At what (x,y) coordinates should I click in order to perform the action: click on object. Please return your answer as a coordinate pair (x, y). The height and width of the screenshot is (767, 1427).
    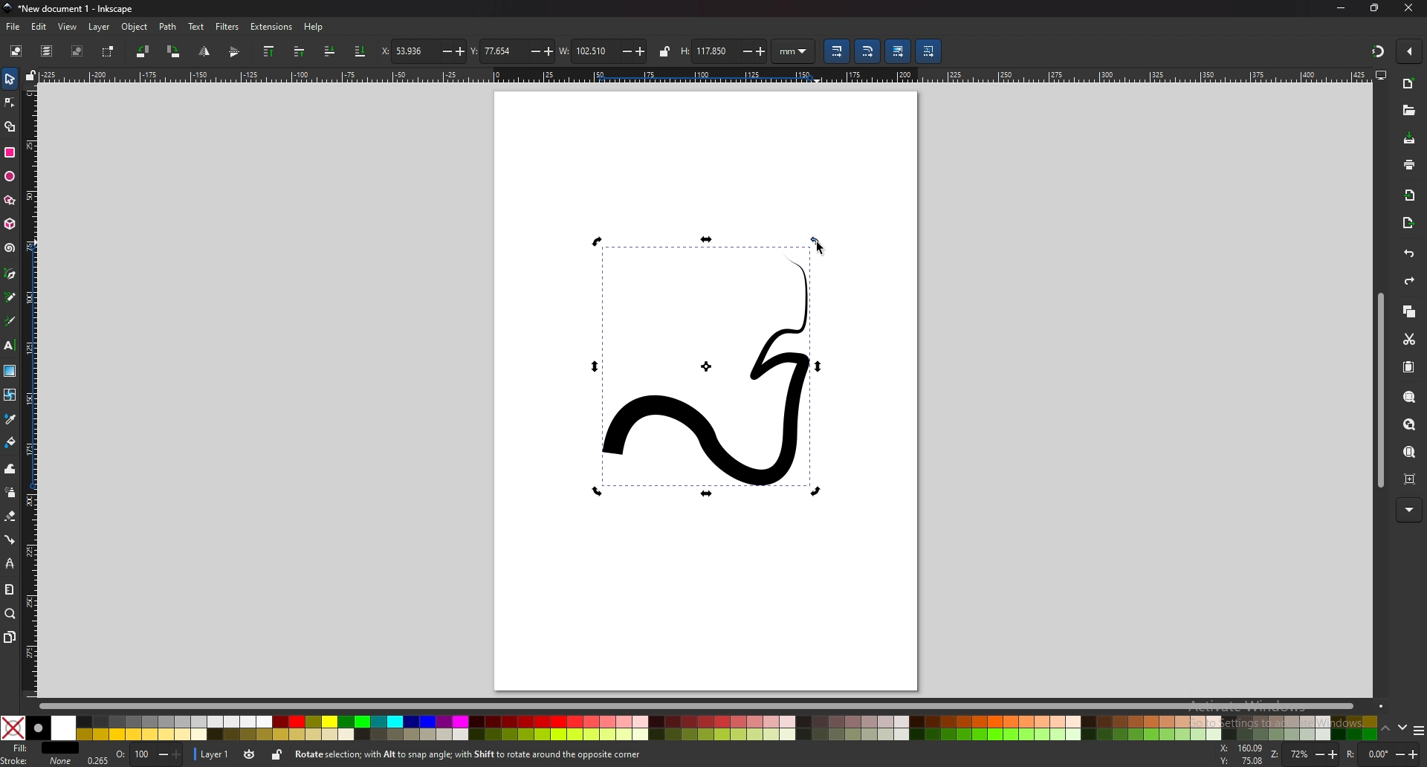
    Looking at the image, I should click on (135, 27).